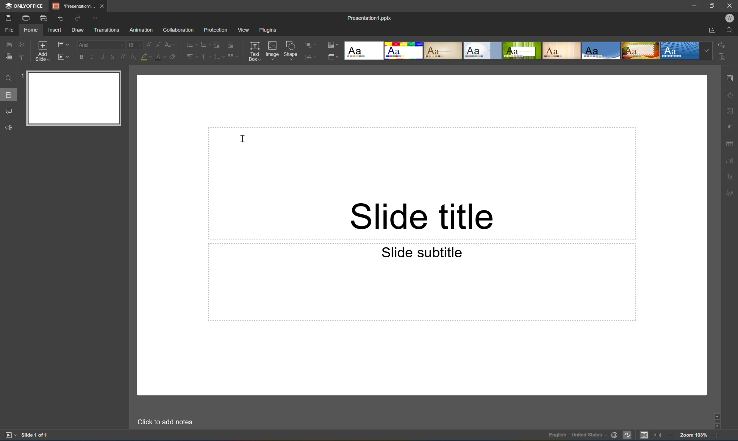 Image resolution: width=738 pixels, height=441 pixels. I want to click on Home, so click(32, 30).